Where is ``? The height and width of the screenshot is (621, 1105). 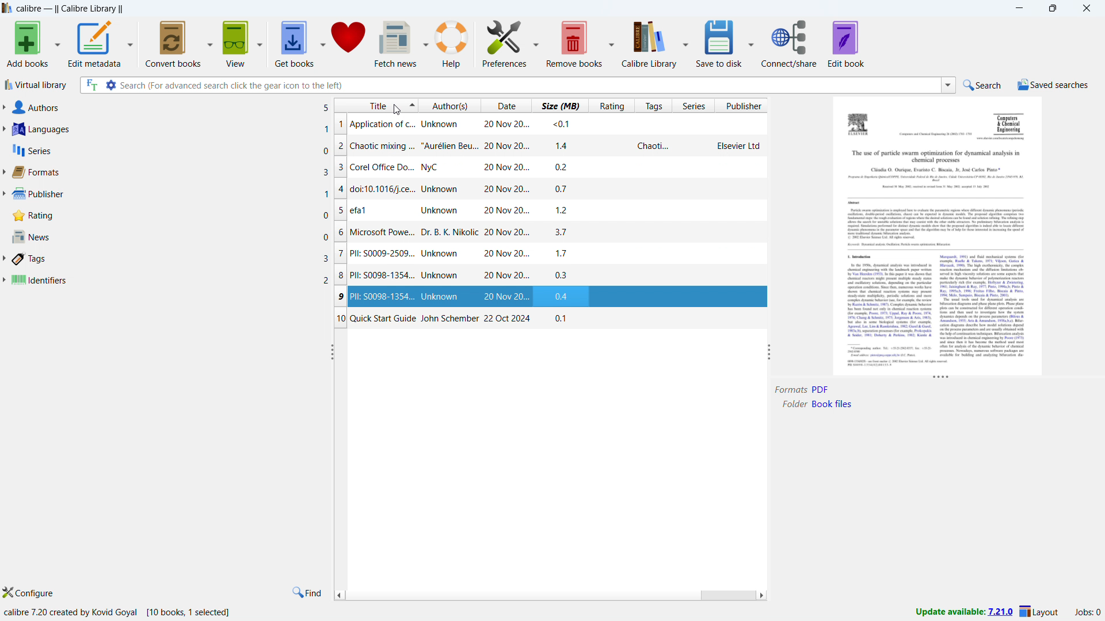
 is located at coordinates (935, 183).